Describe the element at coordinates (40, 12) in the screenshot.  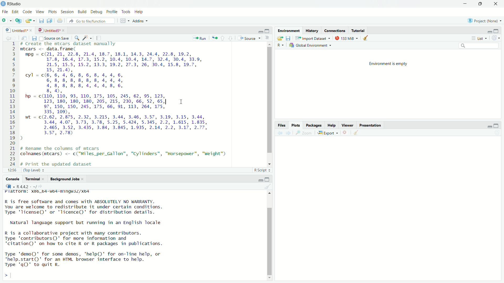
I see `View` at that location.